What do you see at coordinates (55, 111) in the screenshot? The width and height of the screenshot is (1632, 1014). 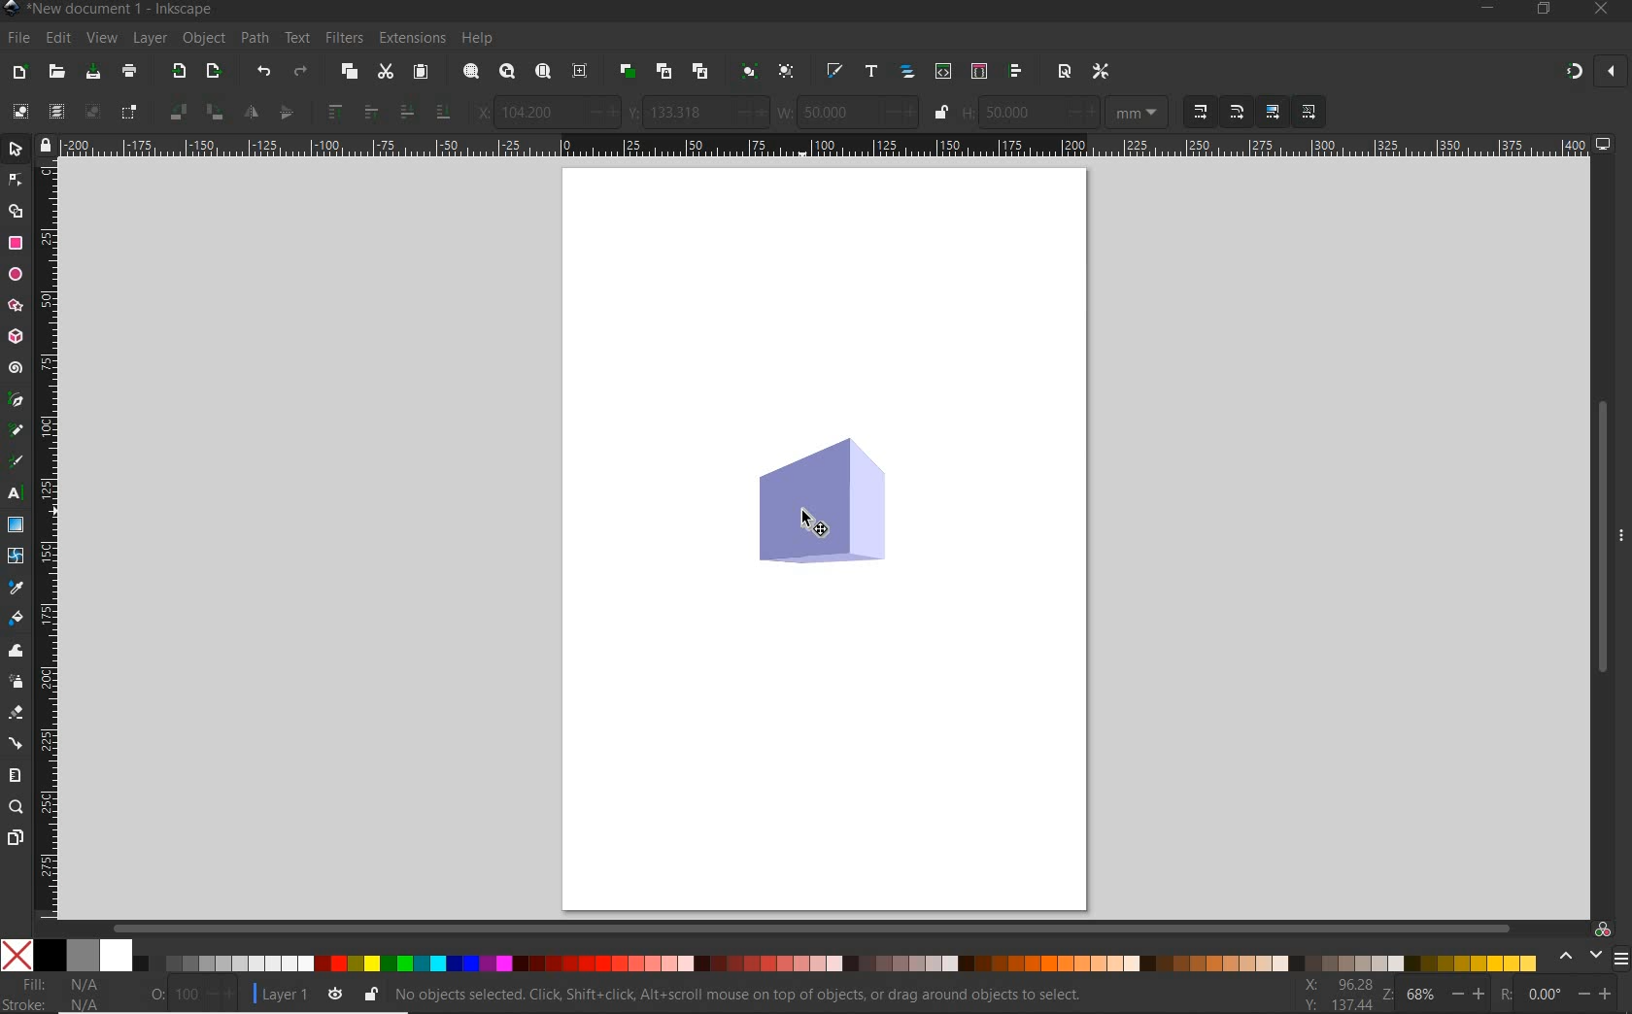 I see `select all in all layers` at bounding box center [55, 111].